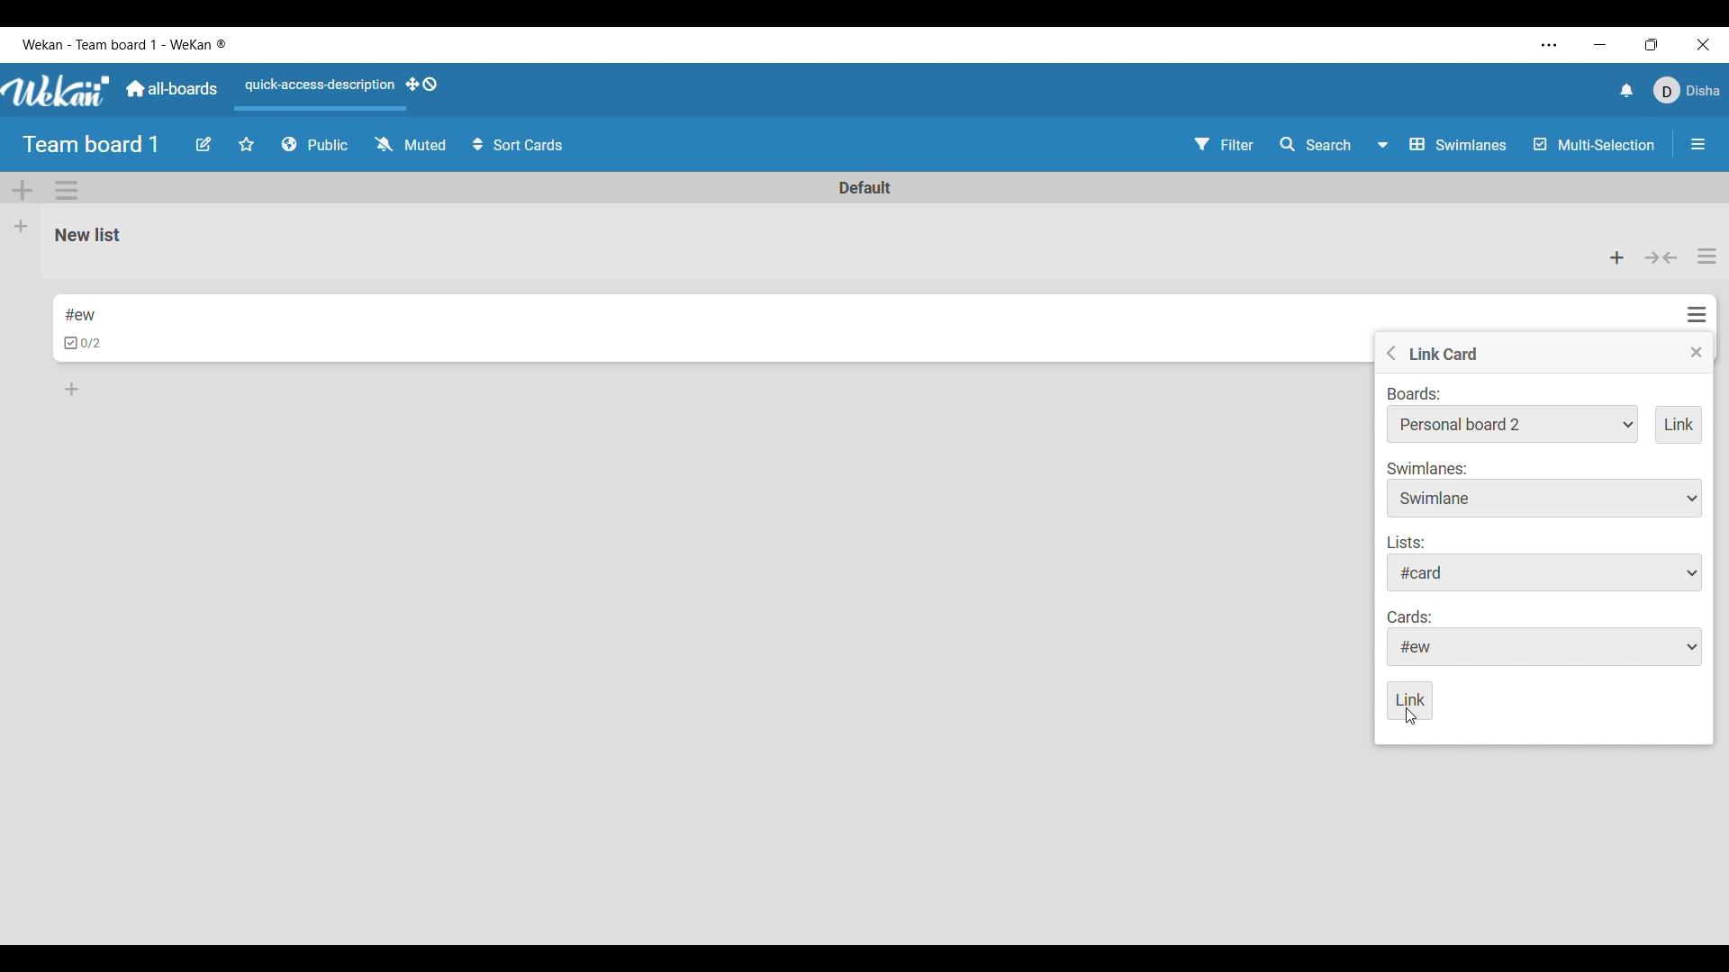 Image resolution: width=1729 pixels, height=972 pixels. What do you see at coordinates (58, 91) in the screenshot?
I see `Software logo` at bounding box center [58, 91].